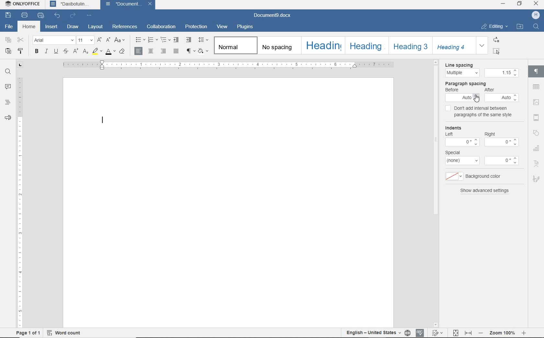  I want to click on bullets, so click(139, 41).